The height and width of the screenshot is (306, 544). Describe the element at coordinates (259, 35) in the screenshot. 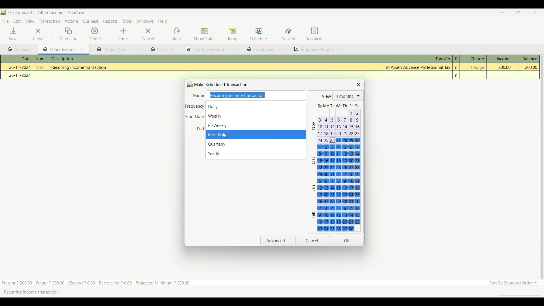

I see `Schedule highlighted after selection by cursor` at that location.